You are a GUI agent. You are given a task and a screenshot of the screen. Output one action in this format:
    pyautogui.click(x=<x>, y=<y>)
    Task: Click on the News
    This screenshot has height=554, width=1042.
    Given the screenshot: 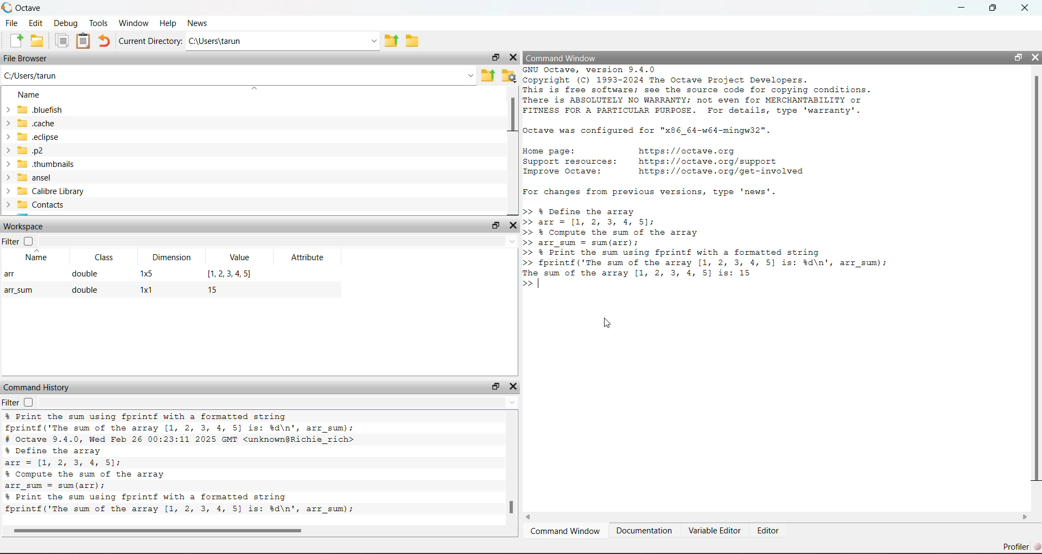 What is the action you would take?
    pyautogui.click(x=198, y=22)
    